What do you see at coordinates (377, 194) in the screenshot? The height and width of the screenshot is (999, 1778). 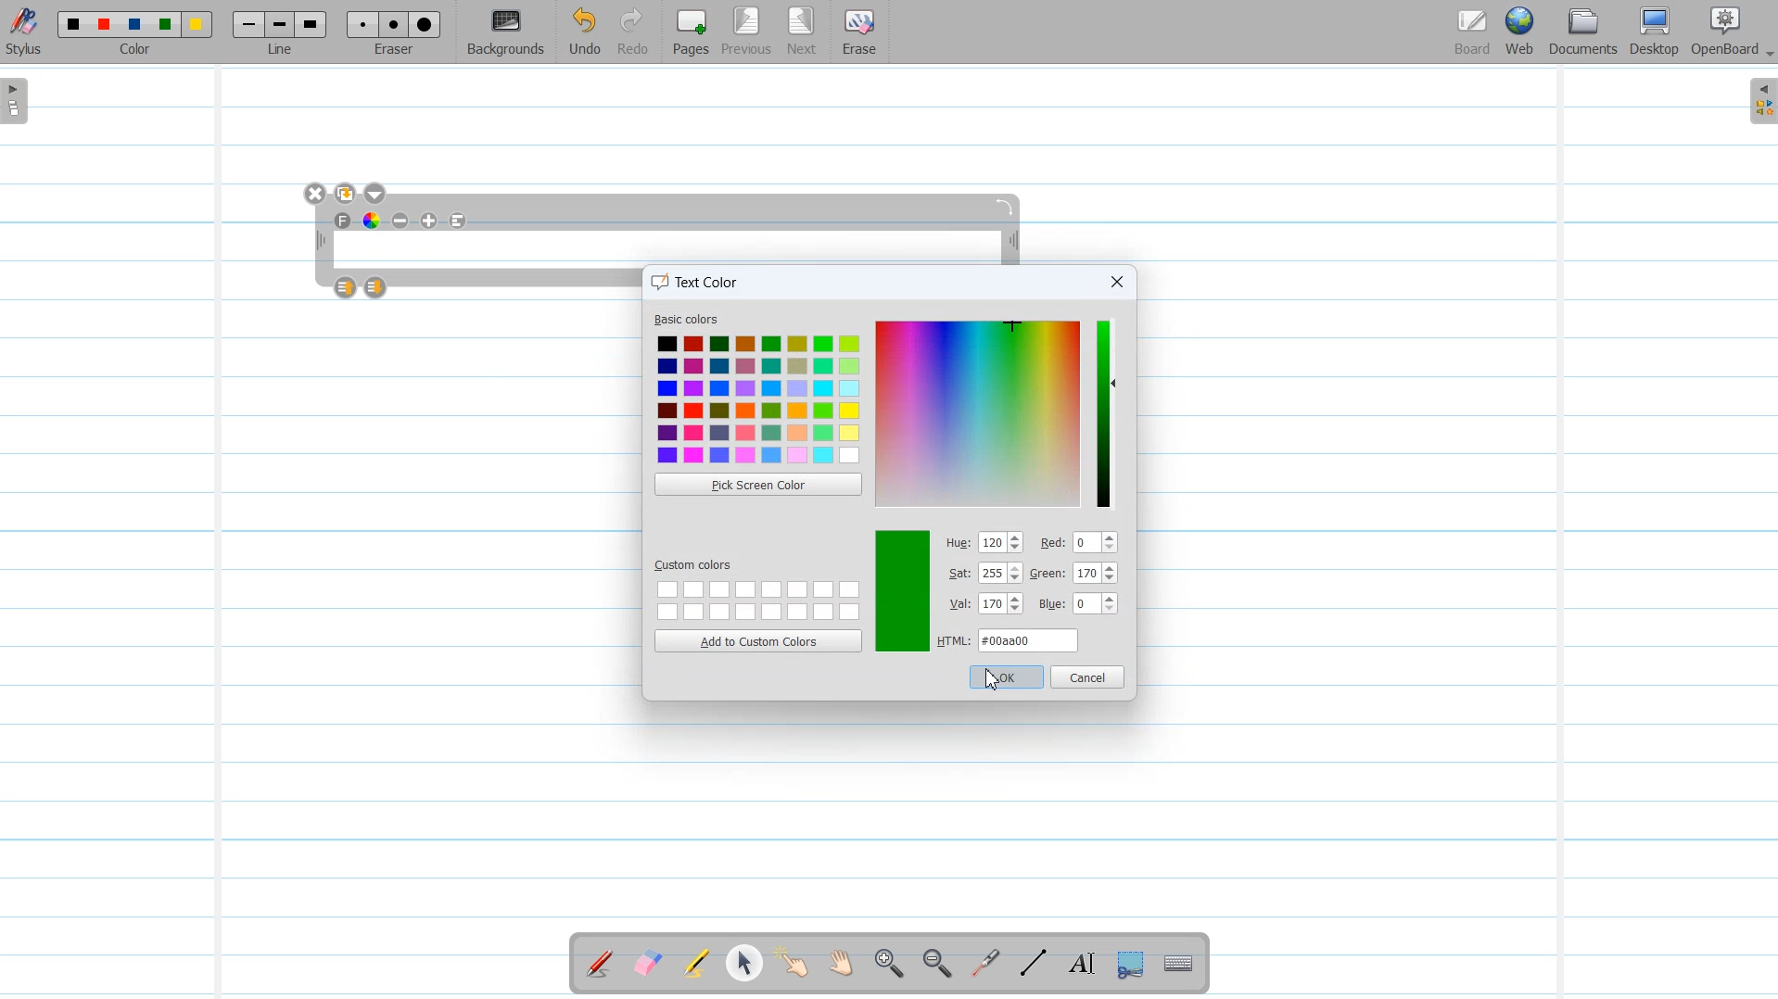 I see `Drop down box` at bounding box center [377, 194].